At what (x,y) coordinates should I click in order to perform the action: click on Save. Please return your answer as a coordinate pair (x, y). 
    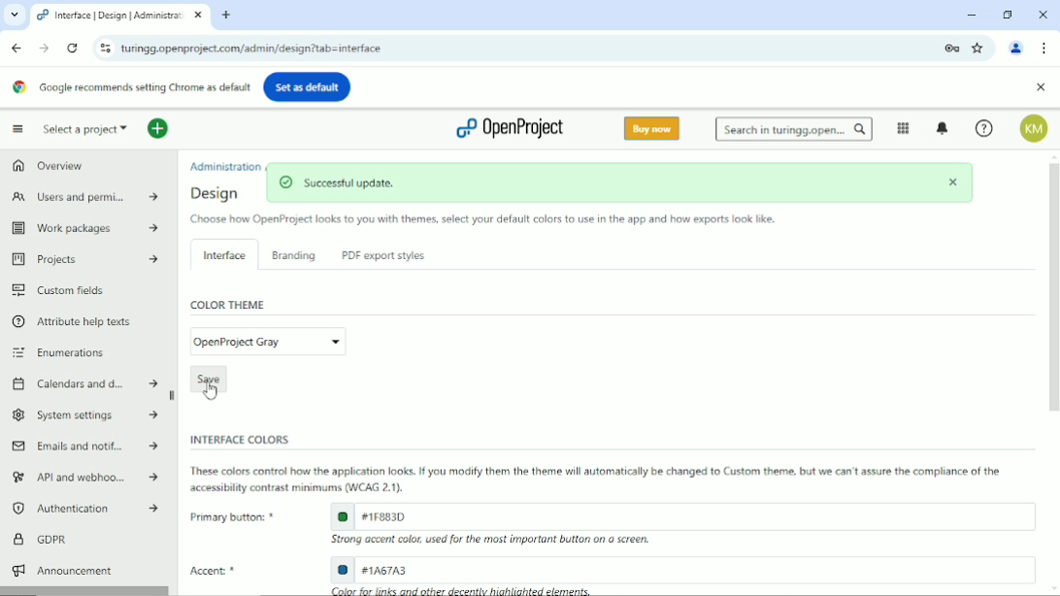
    Looking at the image, I should click on (208, 377).